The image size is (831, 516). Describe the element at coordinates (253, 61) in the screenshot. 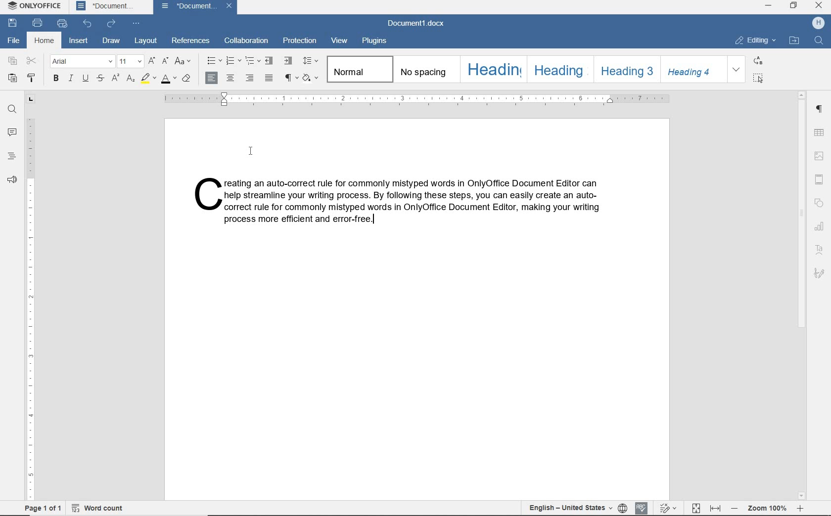

I see `MULTILEVEL LIST` at that location.